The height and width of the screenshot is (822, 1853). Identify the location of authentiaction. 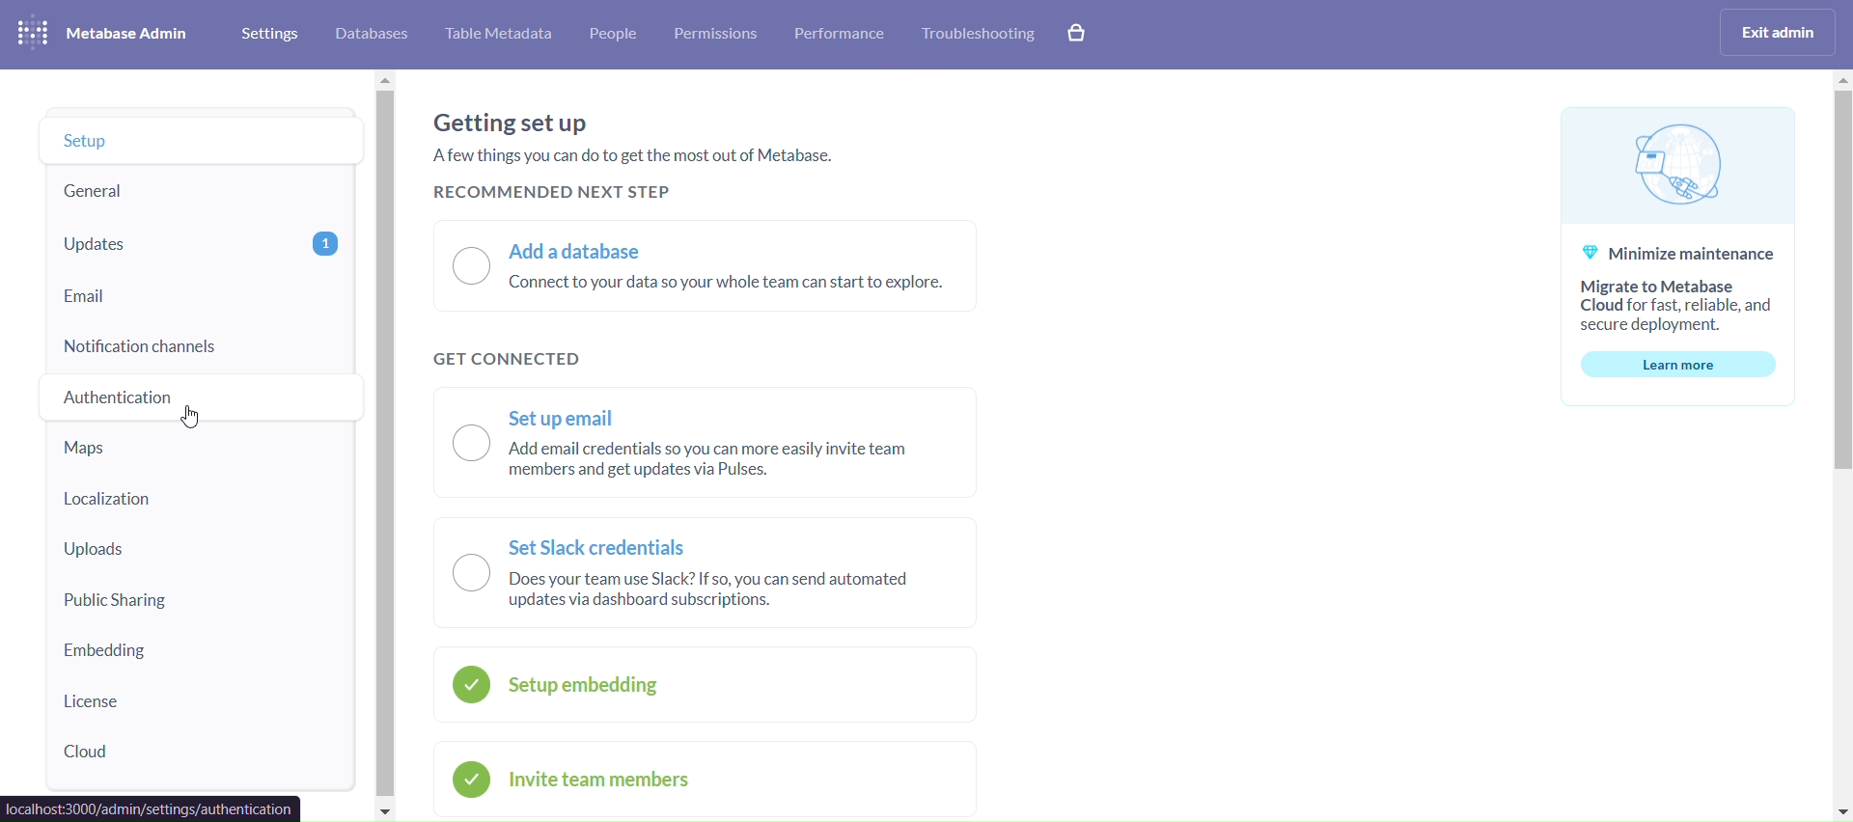
(203, 397).